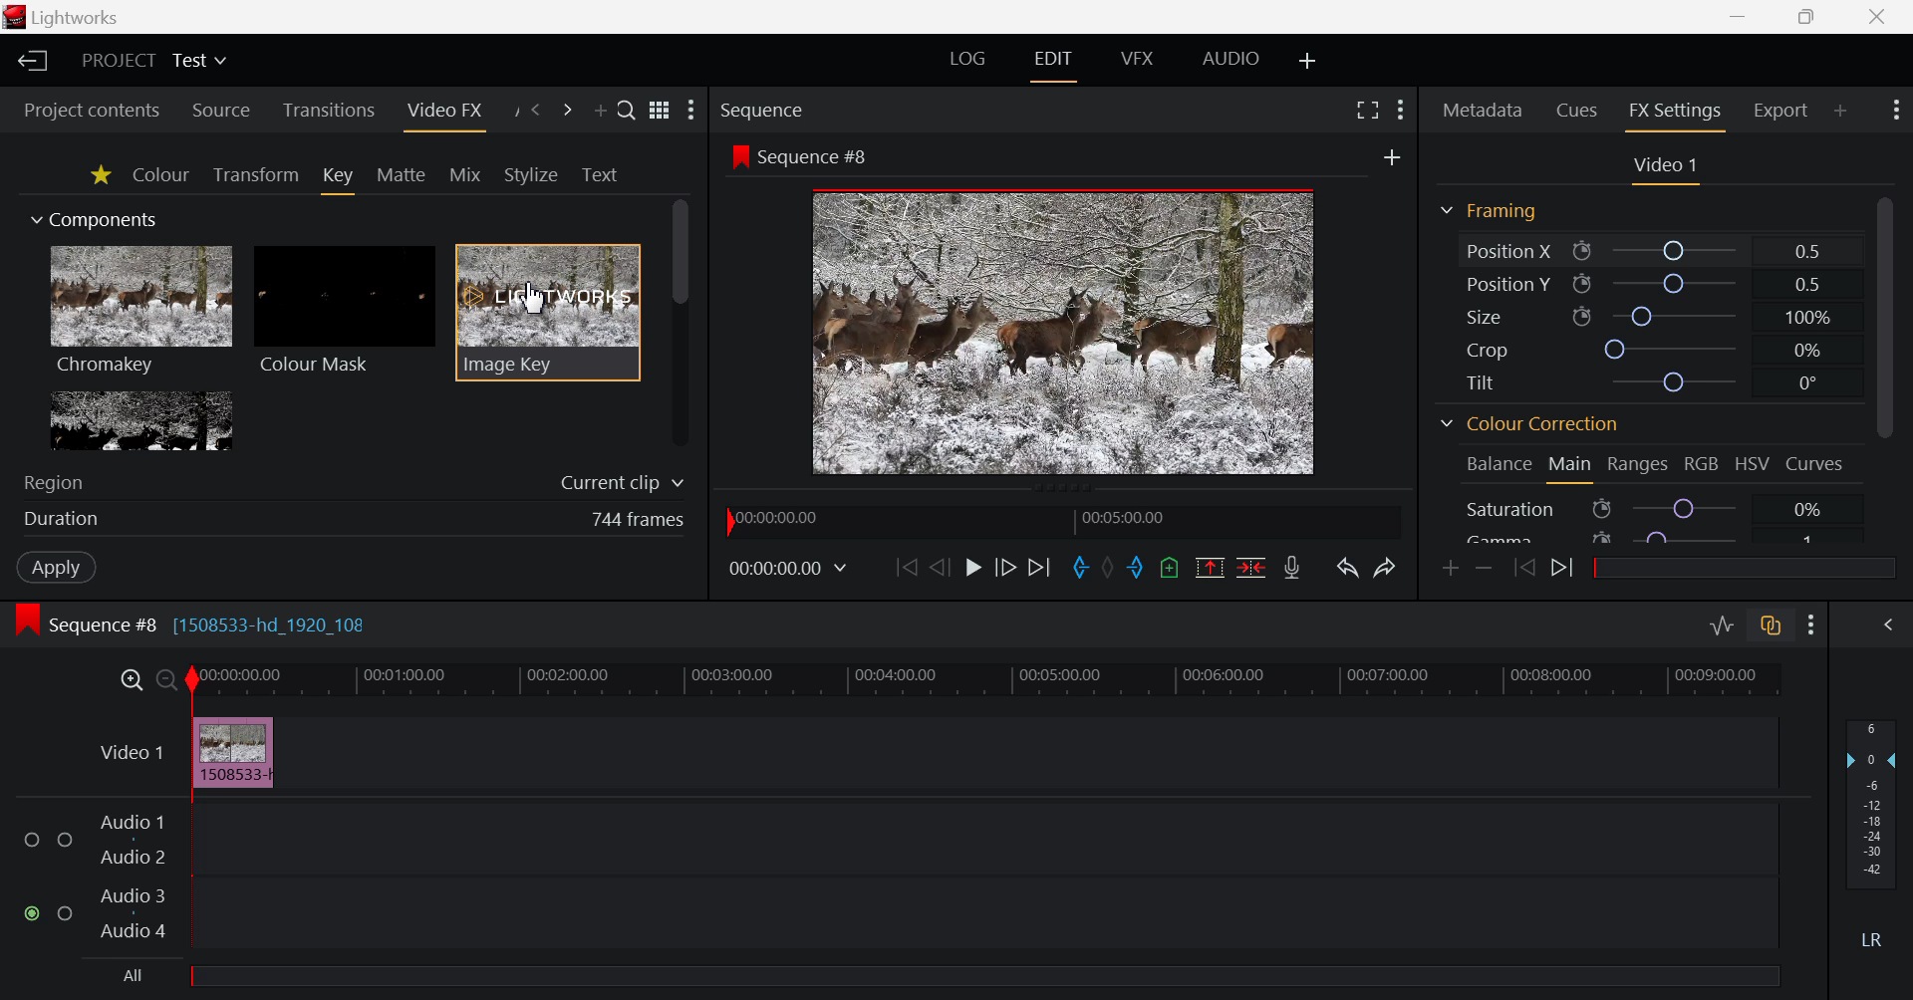 Image resolution: width=1913 pixels, height=1000 pixels. I want to click on Chromakey, so click(141, 314).